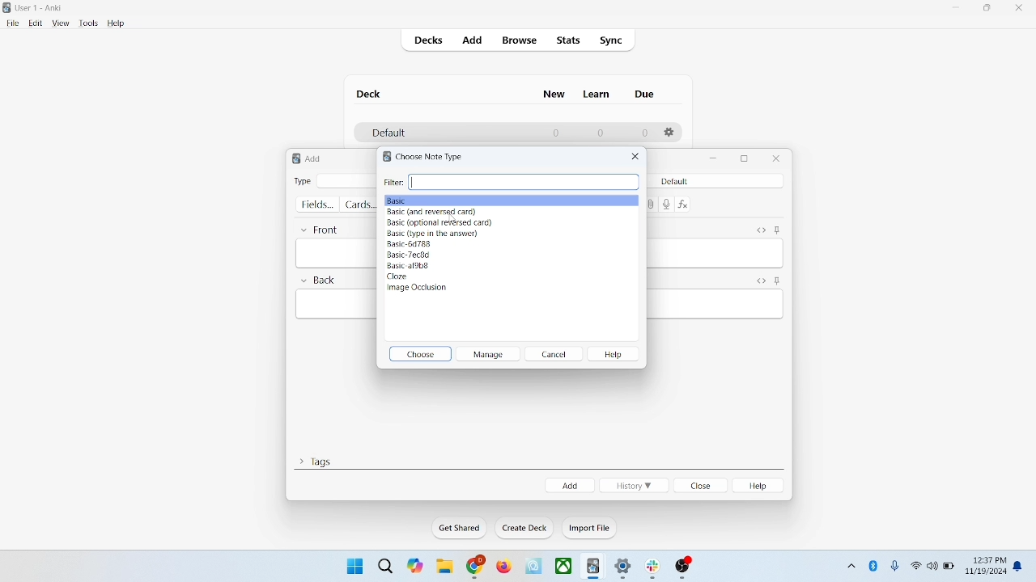  What do you see at coordinates (1020, 567) in the screenshot?
I see `notification` at bounding box center [1020, 567].